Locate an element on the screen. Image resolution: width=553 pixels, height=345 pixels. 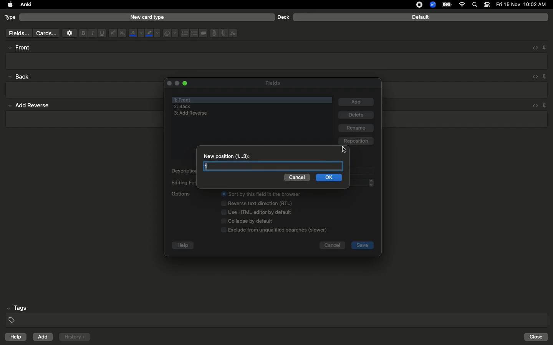
Add is located at coordinates (356, 102).